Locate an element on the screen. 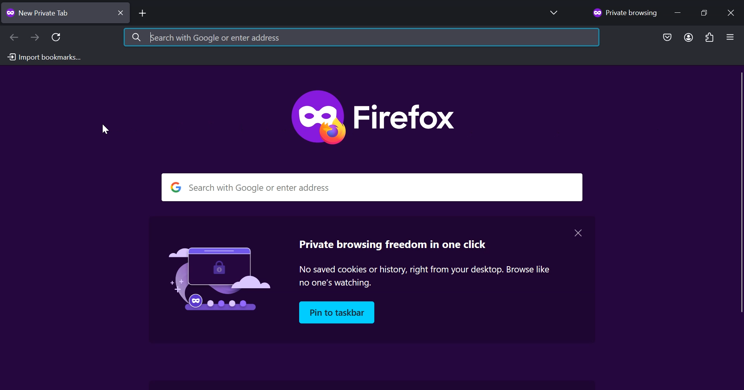  Extensions is located at coordinates (709, 37).